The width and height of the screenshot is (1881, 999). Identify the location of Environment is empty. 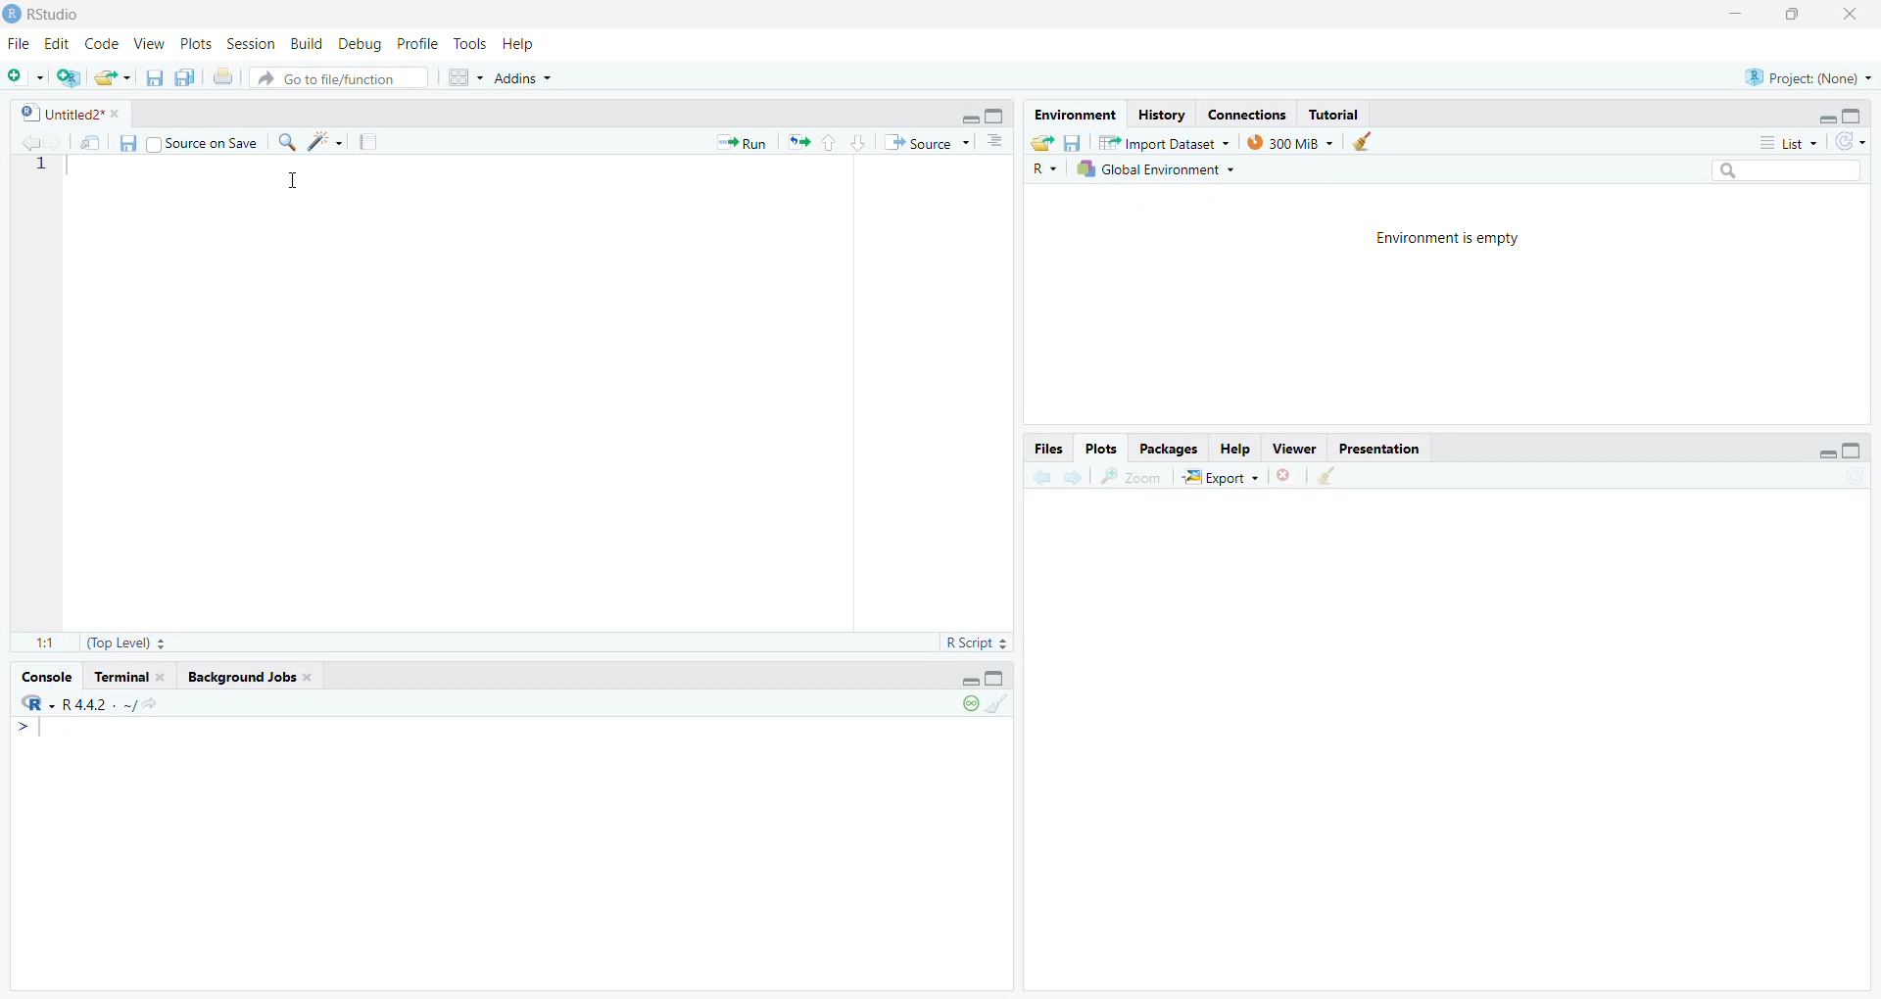
(1441, 238).